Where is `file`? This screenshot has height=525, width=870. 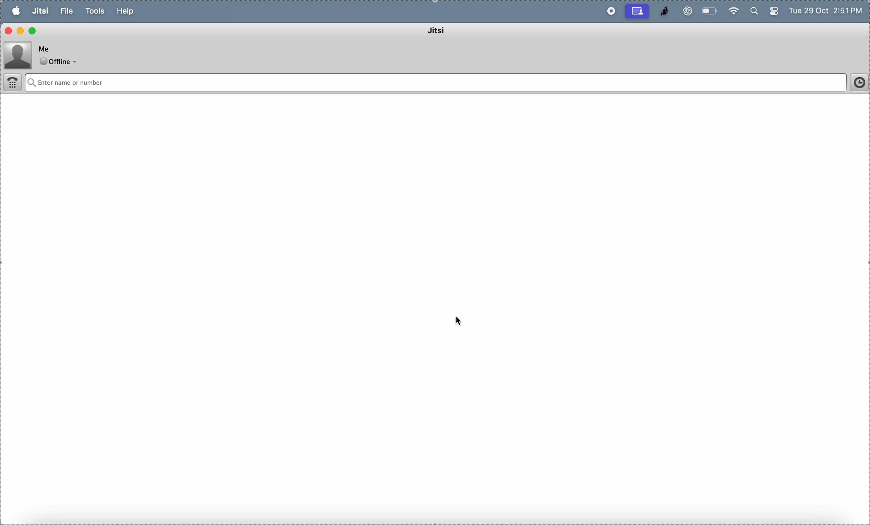
file is located at coordinates (67, 11).